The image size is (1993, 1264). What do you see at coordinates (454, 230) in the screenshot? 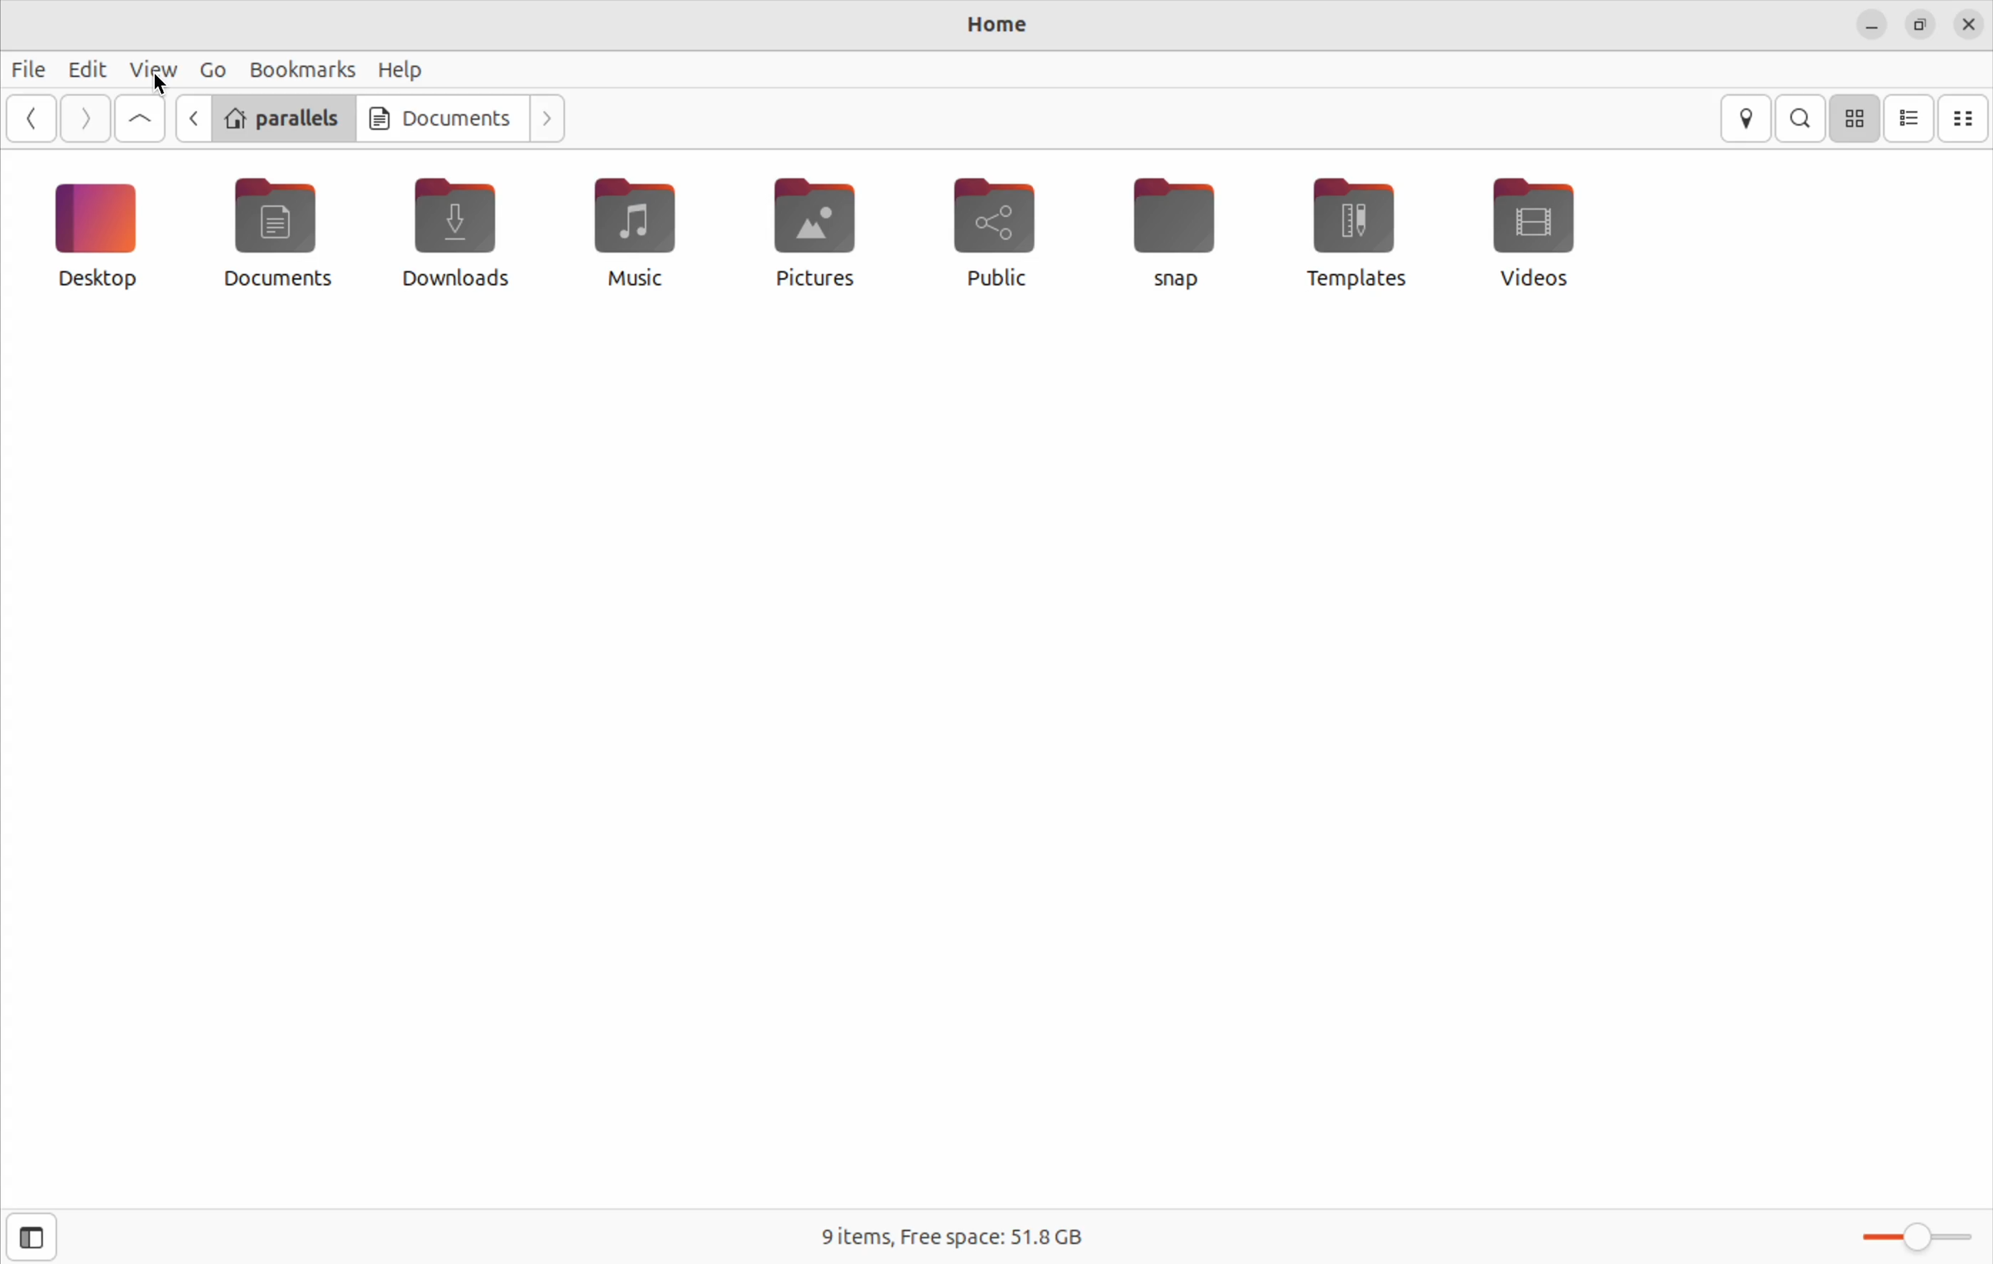
I see `downloads` at bounding box center [454, 230].